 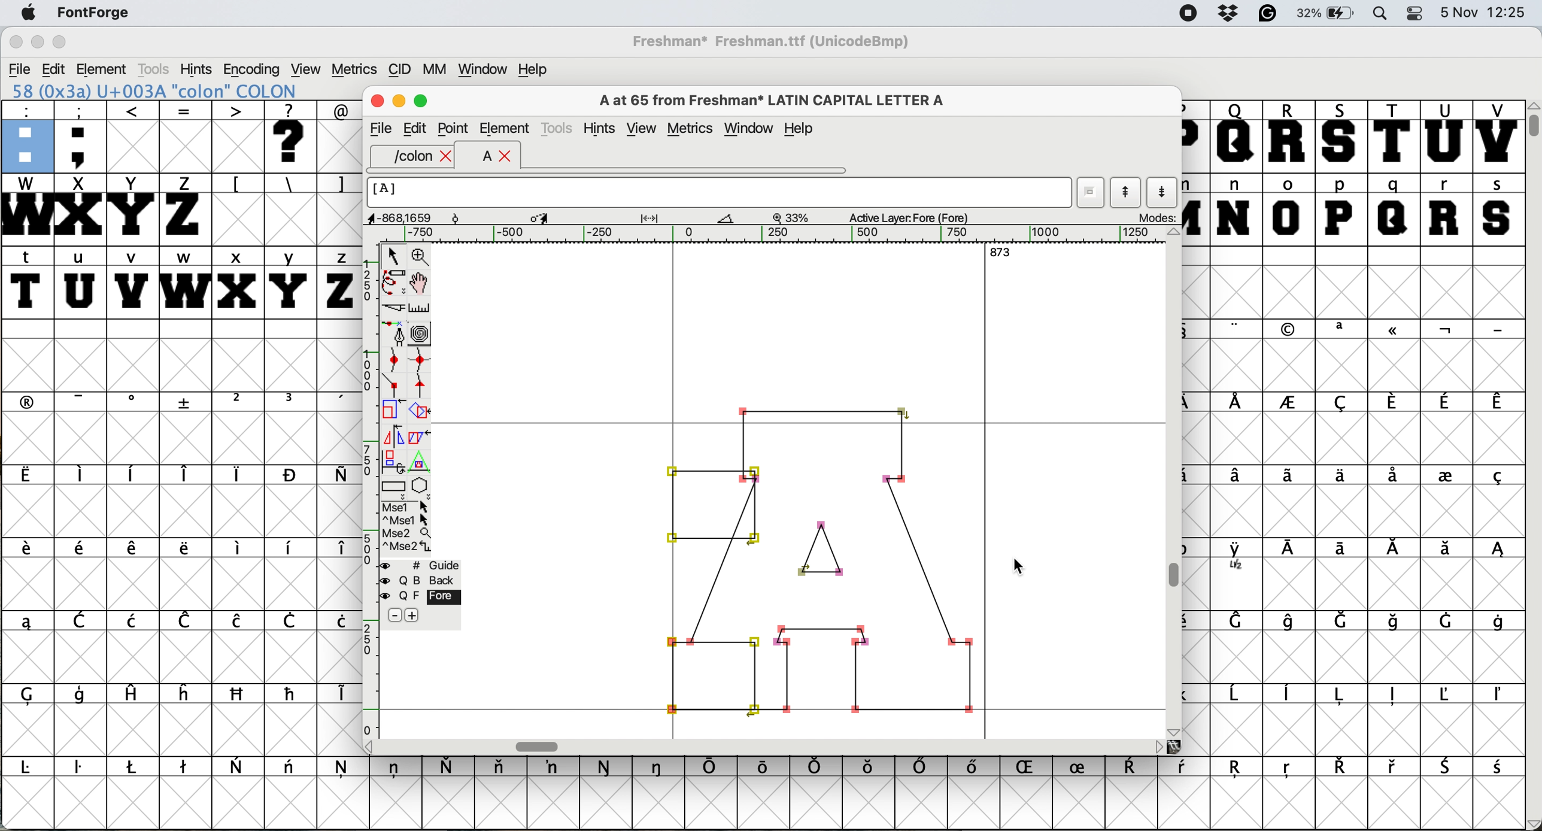 What do you see at coordinates (641, 128) in the screenshot?
I see `view` at bounding box center [641, 128].